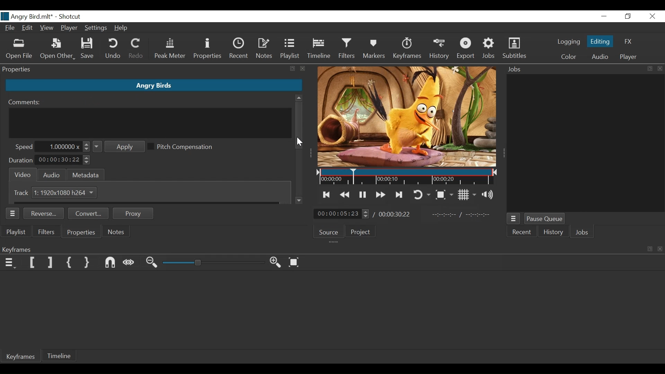 This screenshot has width=665, height=374. I want to click on Settings, so click(95, 29).